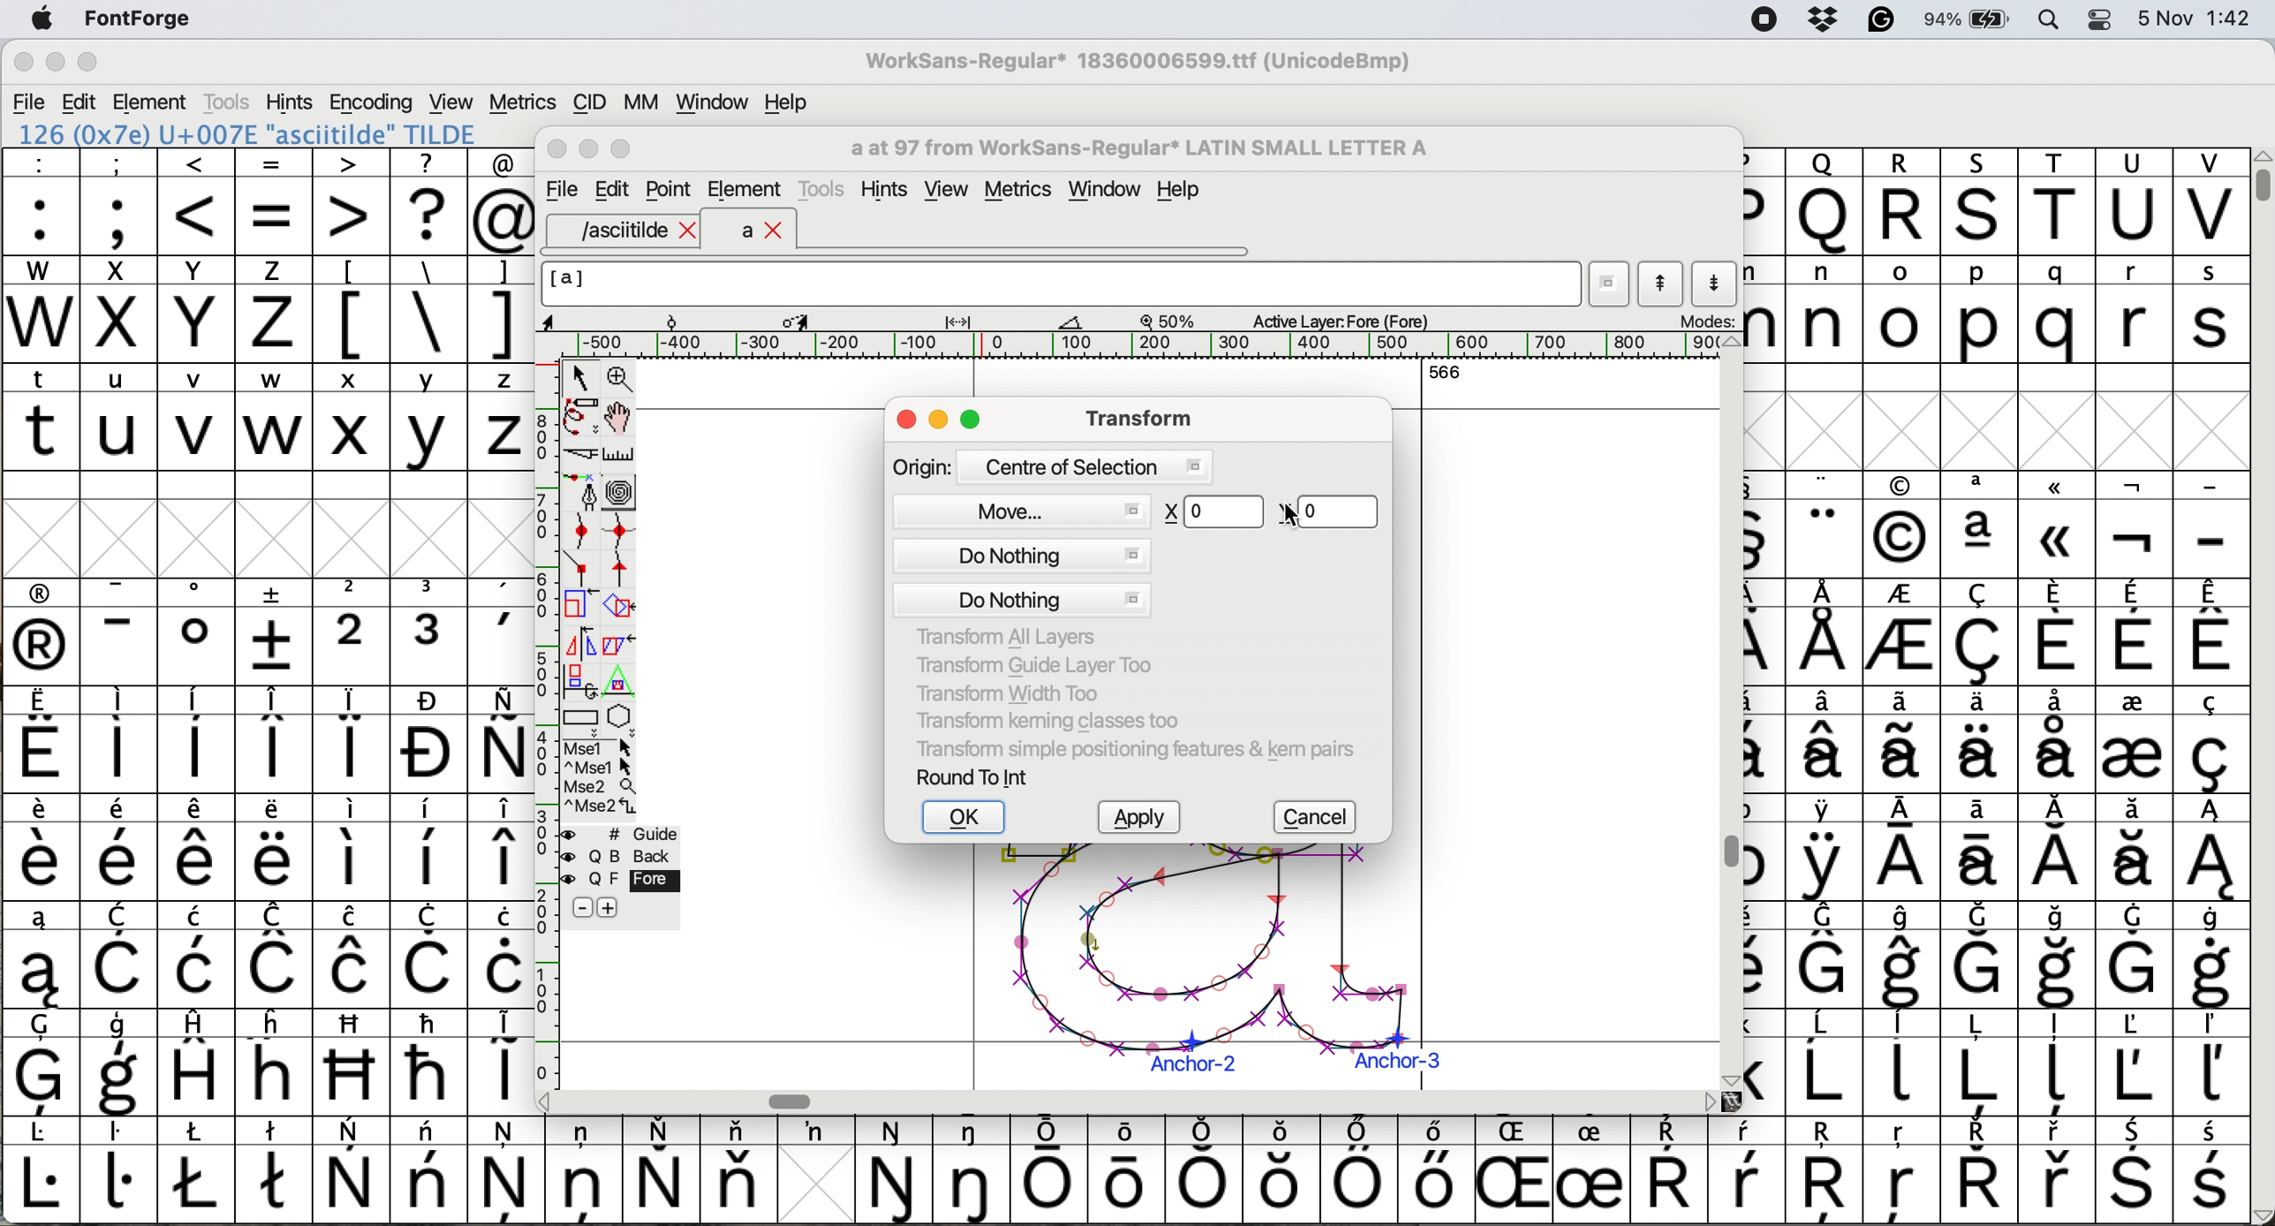 The width and height of the screenshot is (2275, 1226). I want to click on move, so click(1023, 509).